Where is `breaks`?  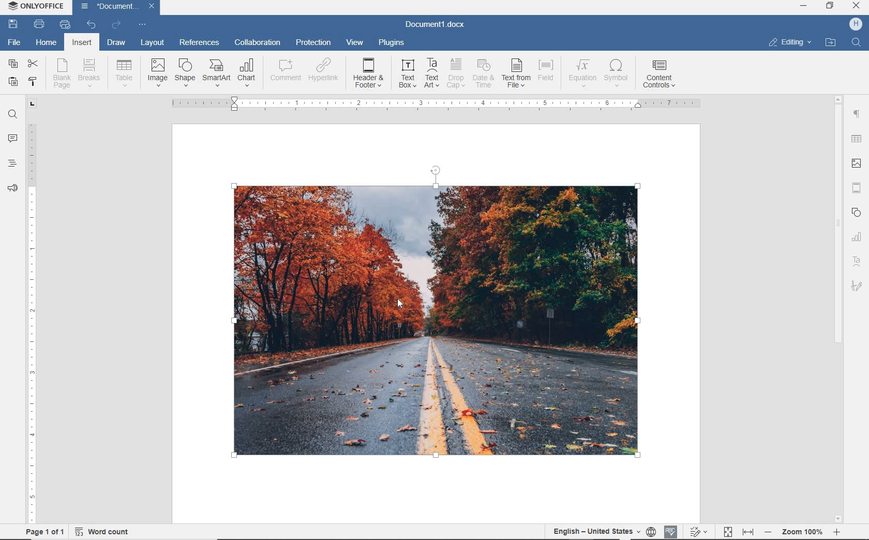
breaks is located at coordinates (88, 74).